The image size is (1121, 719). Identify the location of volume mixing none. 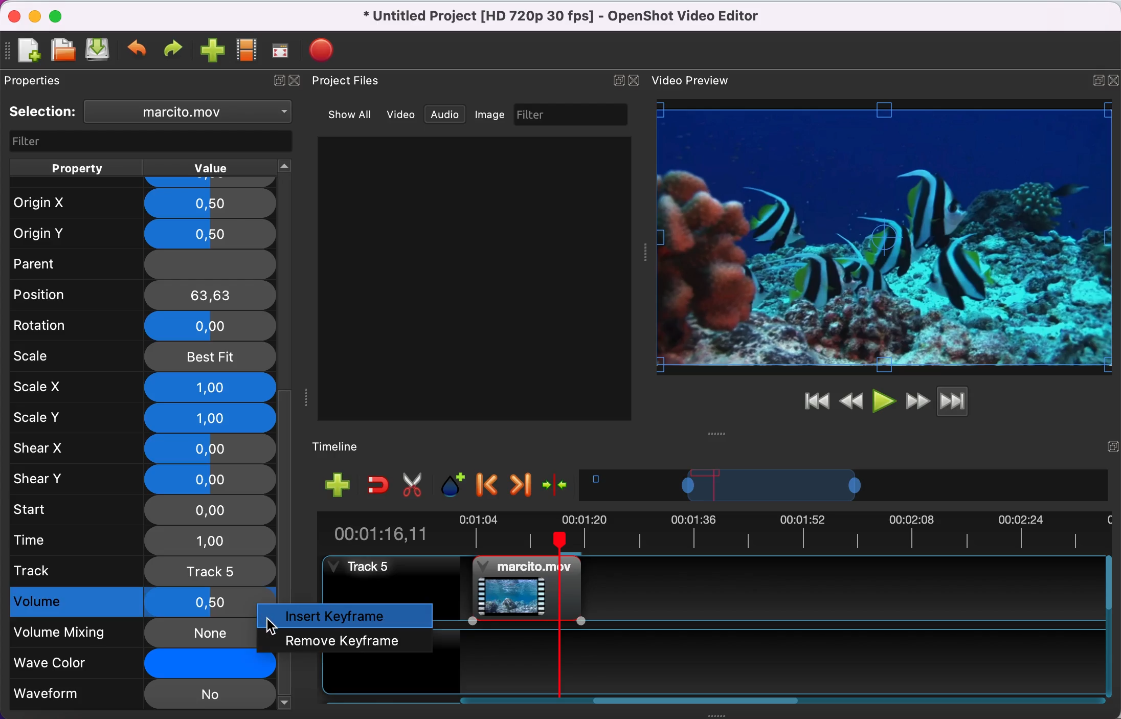
(126, 633).